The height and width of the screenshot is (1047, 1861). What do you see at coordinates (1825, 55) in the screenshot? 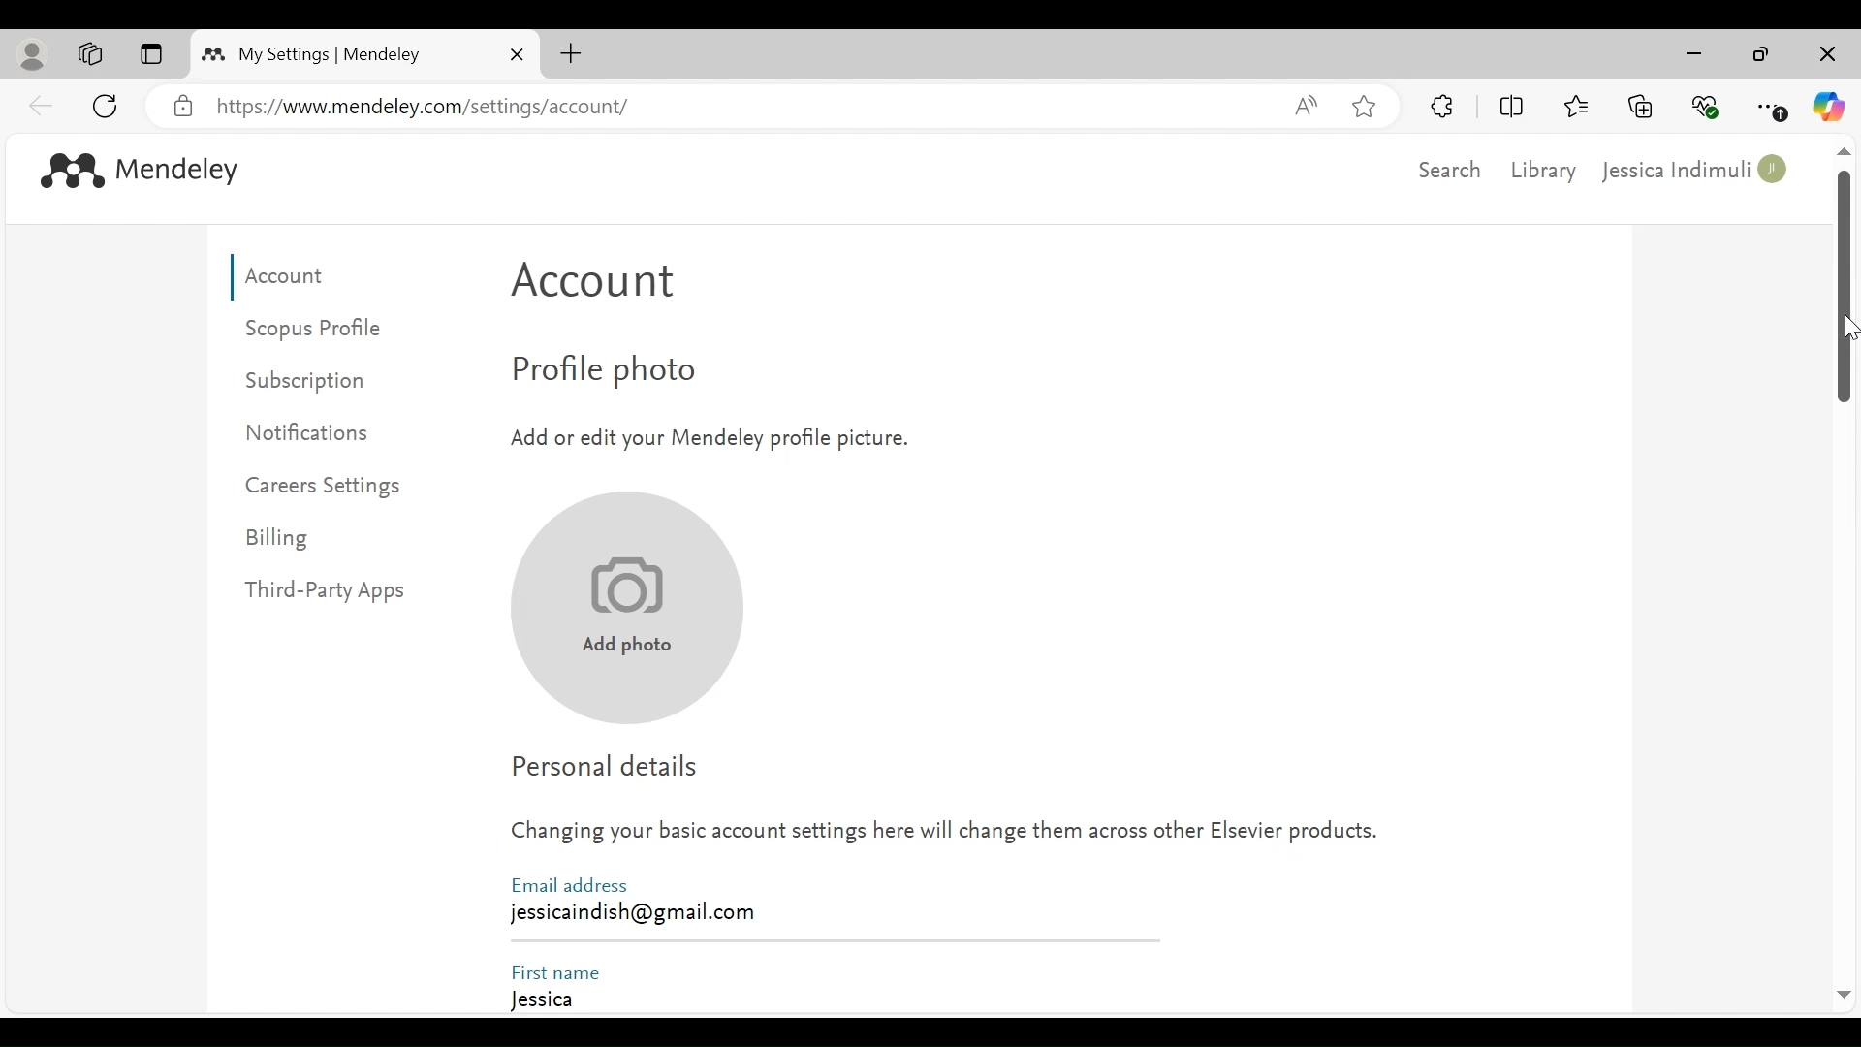
I see `Close` at bounding box center [1825, 55].